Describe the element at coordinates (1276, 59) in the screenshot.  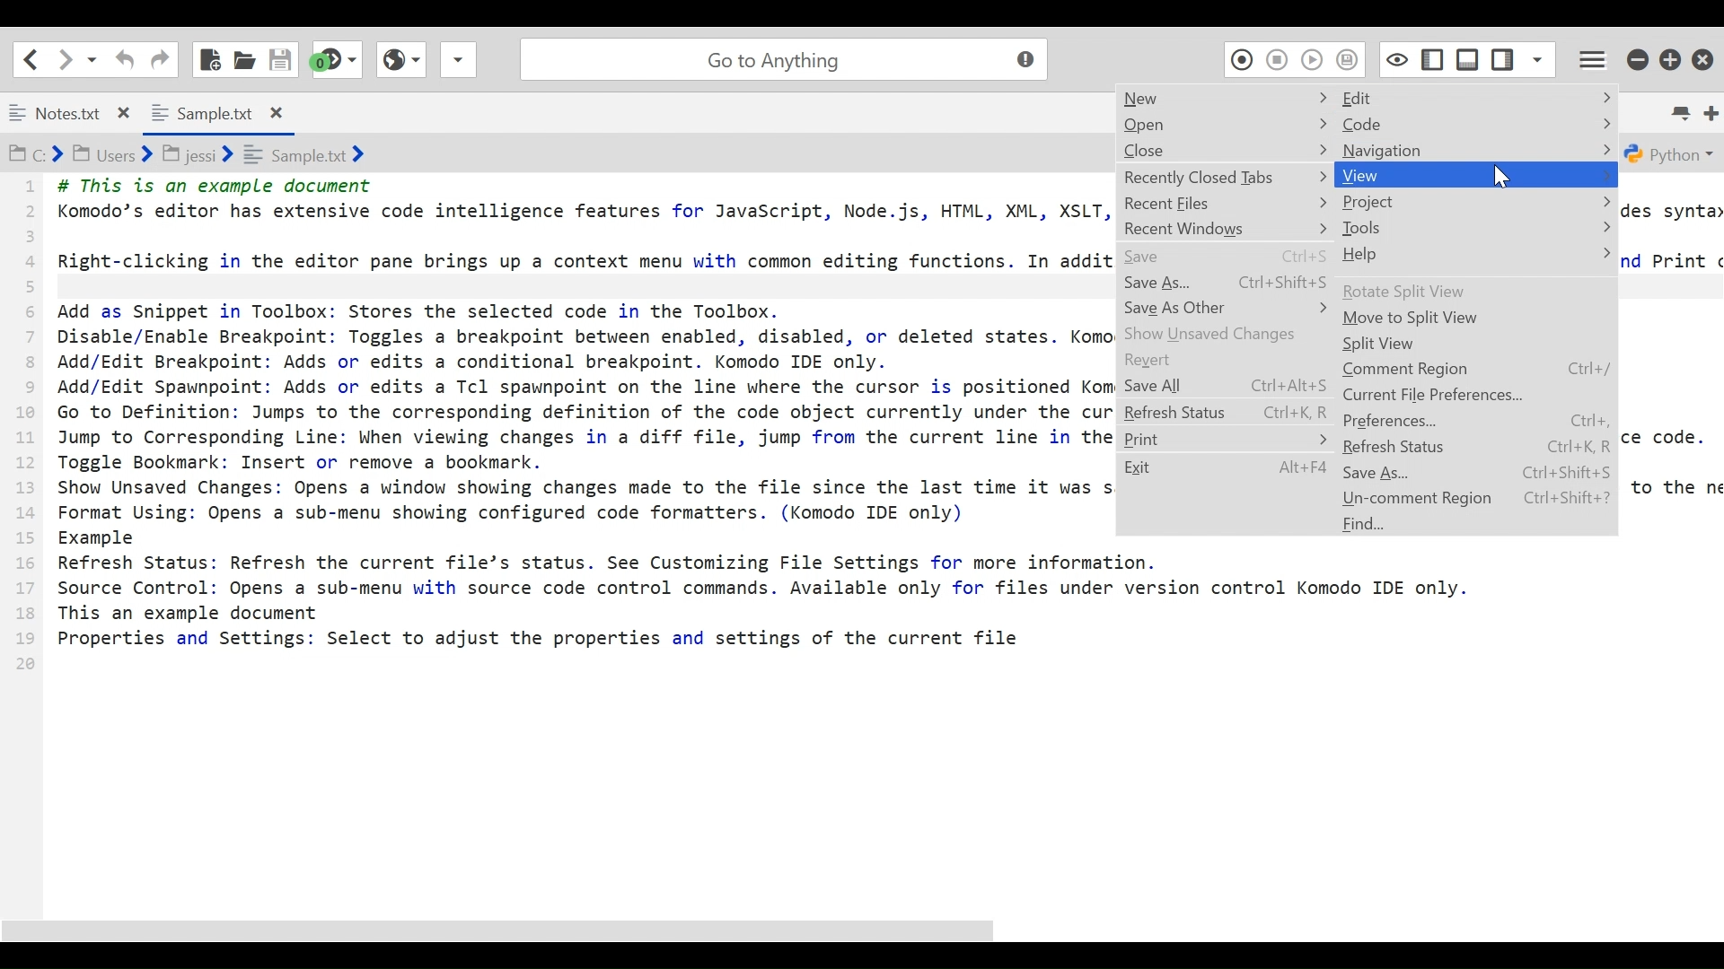
I see `Stop Recording Macro` at that location.